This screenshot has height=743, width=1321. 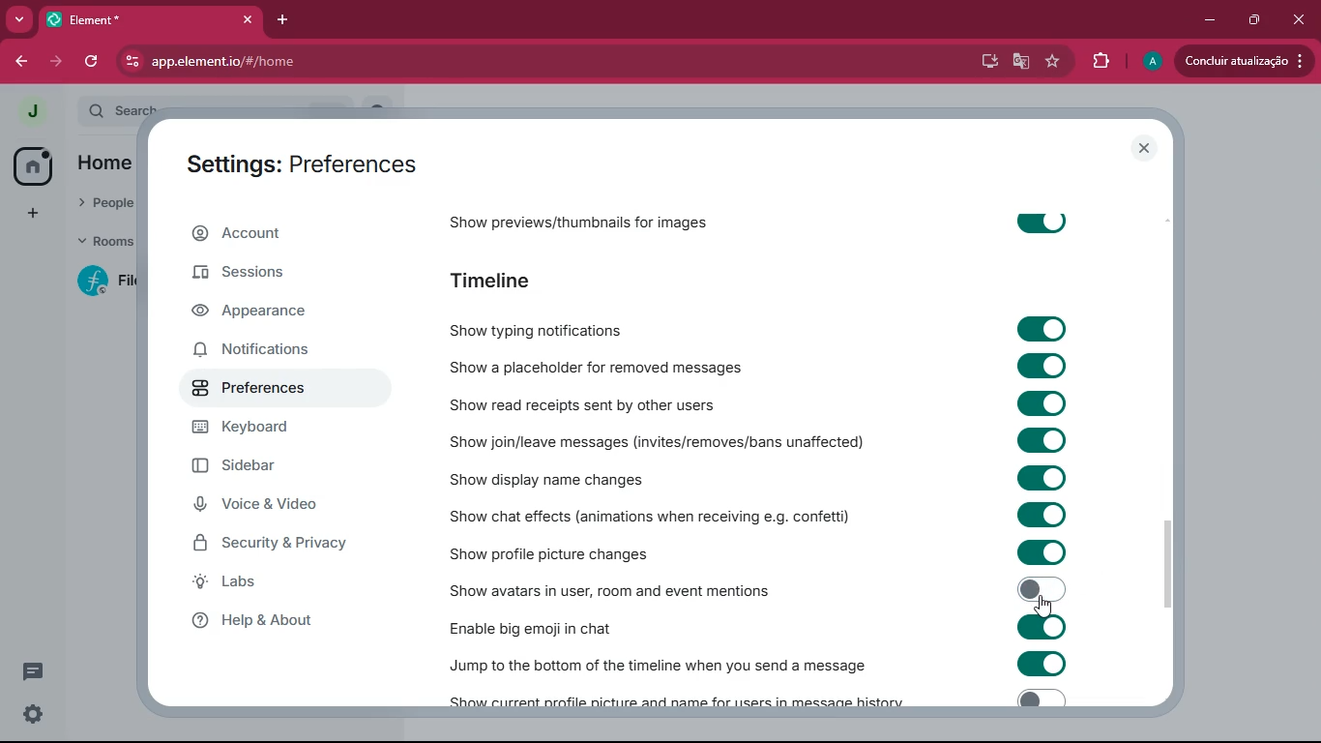 I want to click on show display name changes, so click(x=552, y=479).